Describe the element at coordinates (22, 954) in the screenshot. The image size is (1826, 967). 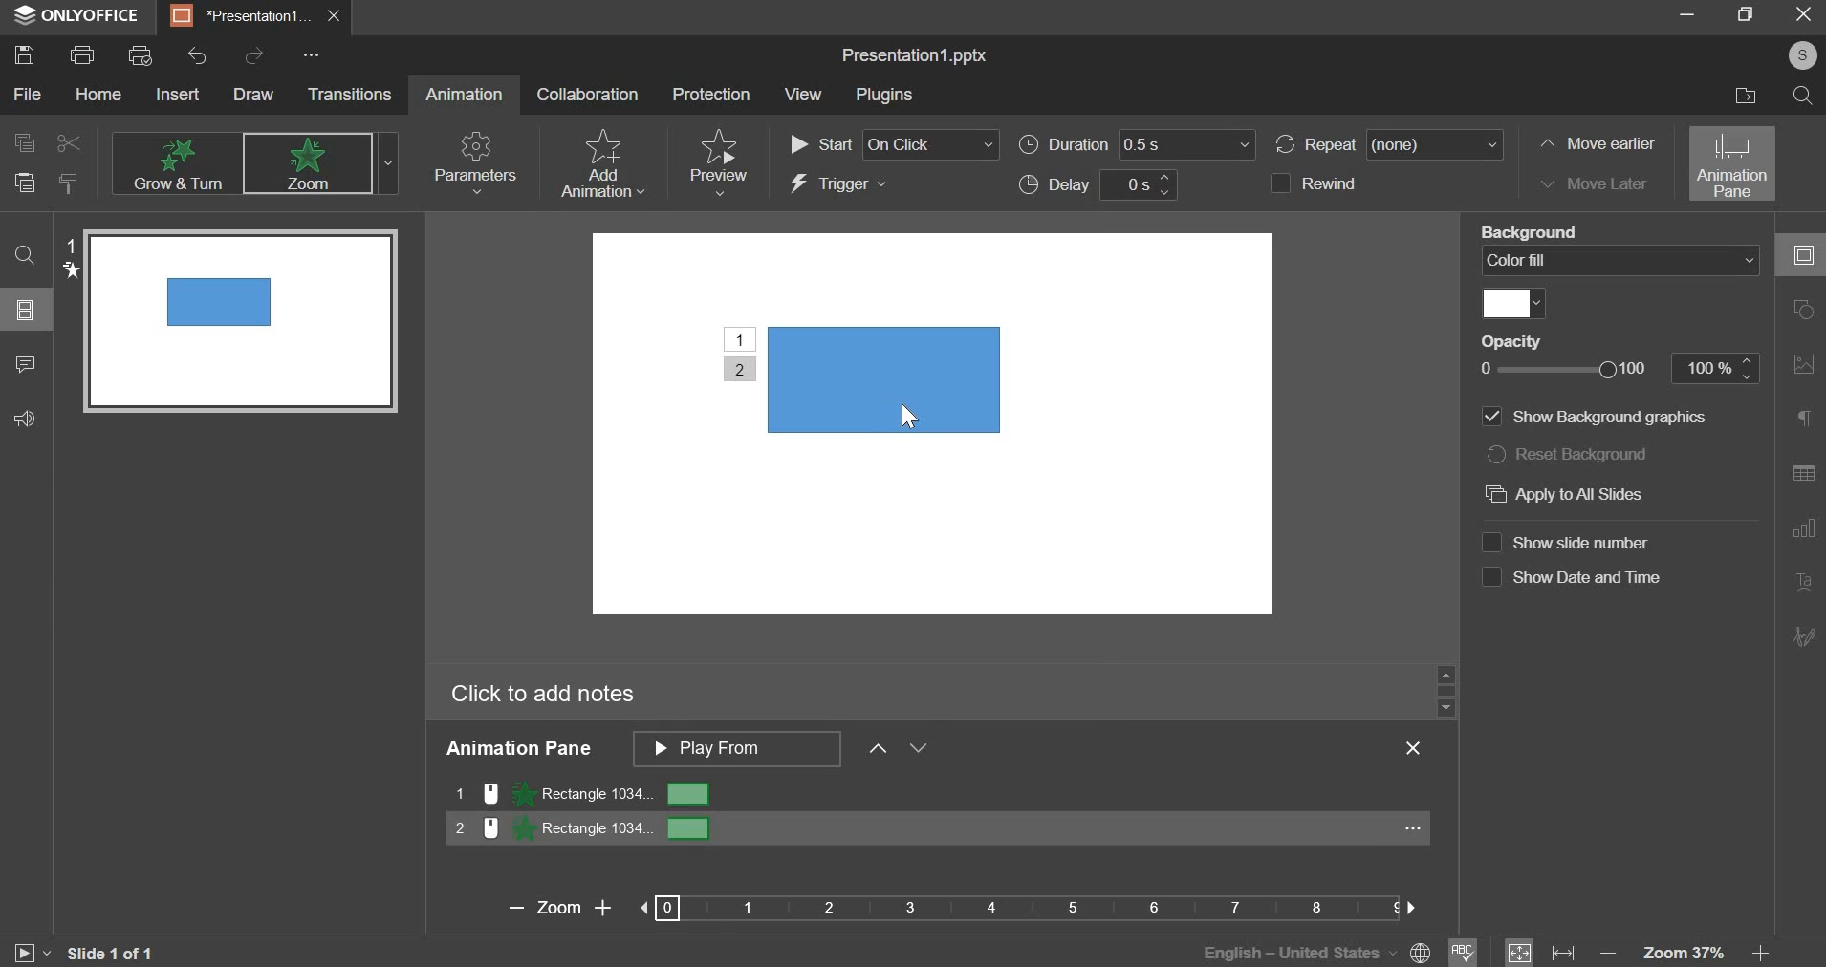
I see `play` at that location.